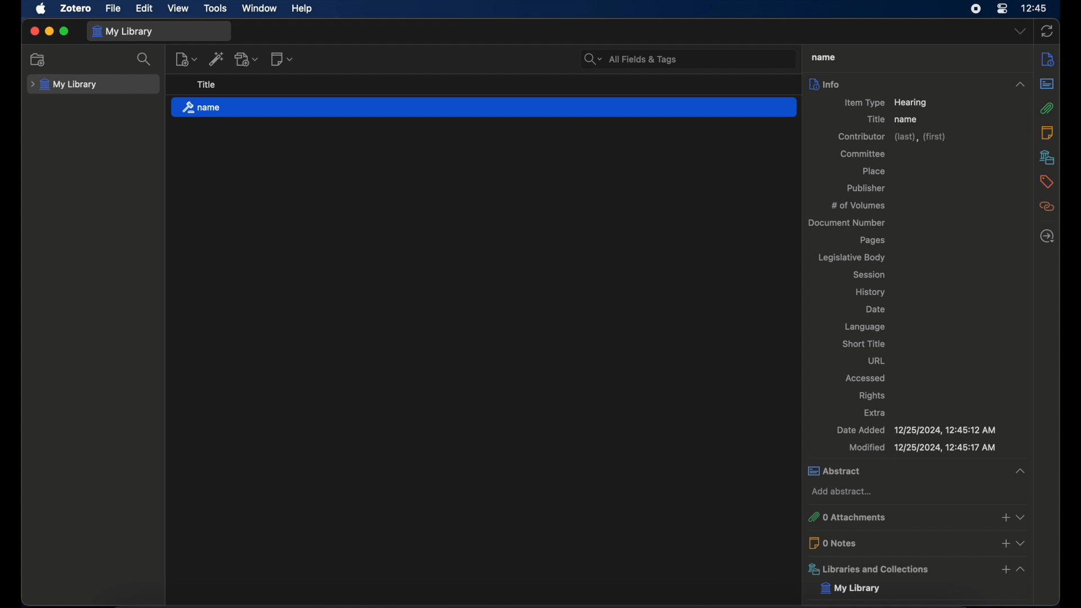  What do you see at coordinates (822, 56) in the screenshot?
I see `title` at bounding box center [822, 56].